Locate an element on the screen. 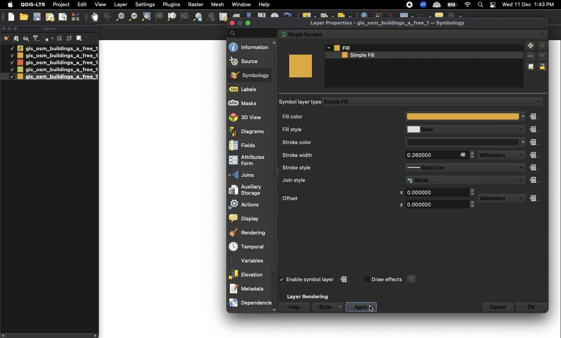 This screenshot has width=561, height=338. Single symbol is located at coordinates (404, 33).